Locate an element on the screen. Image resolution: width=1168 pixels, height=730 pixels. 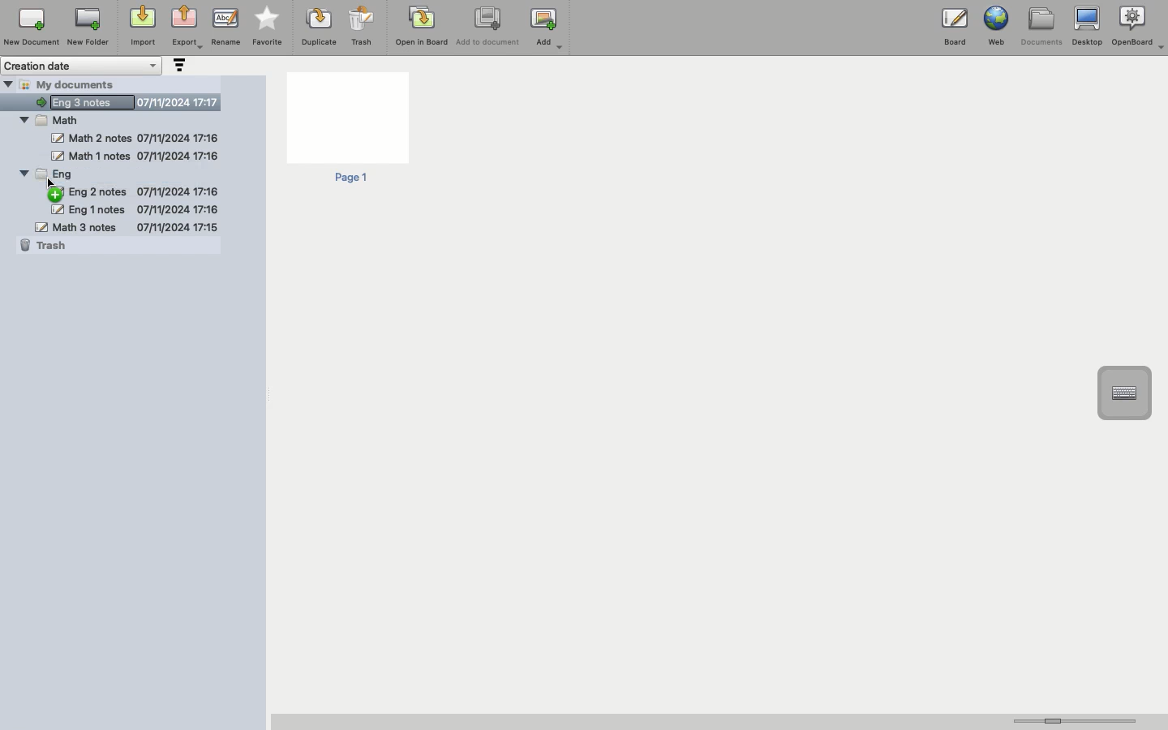
Add to document is located at coordinates (489, 28).